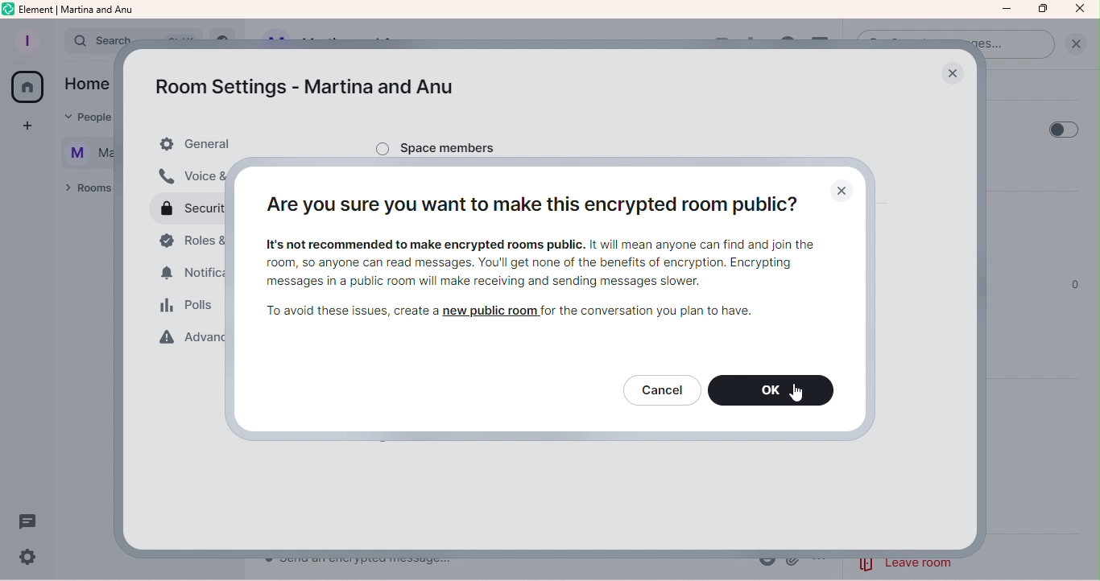 This screenshot has width=1100, height=581. Describe the element at coordinates (657, 390) in the screenshot. I see `Cancel` at that location.